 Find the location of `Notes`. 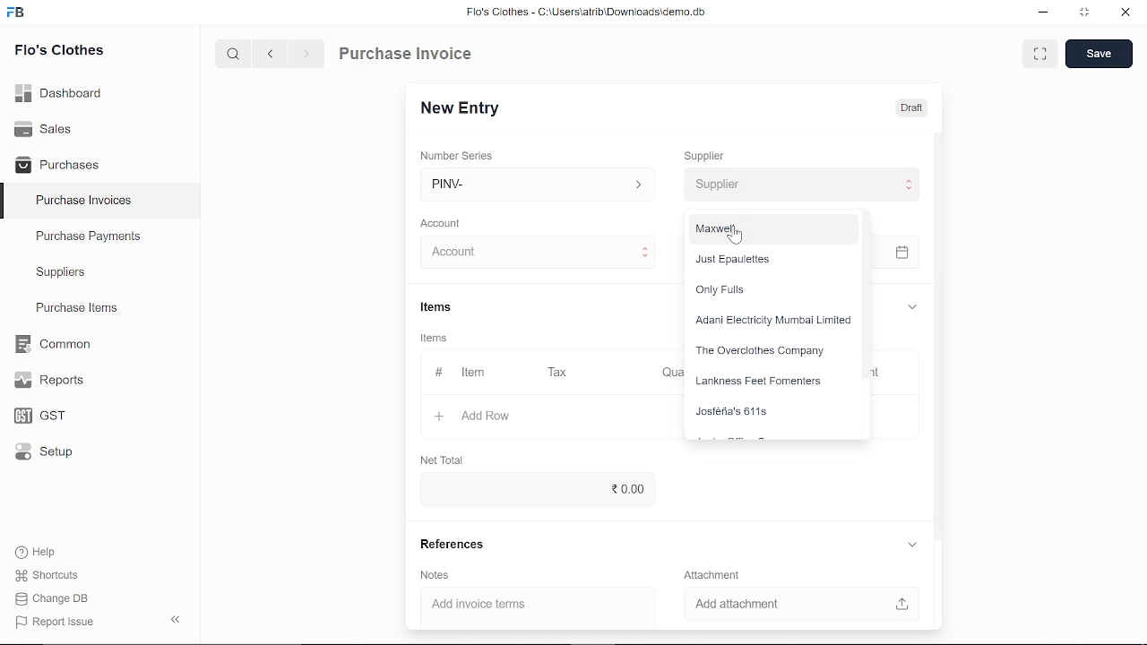

Notes is located at coordinates (436, 576).